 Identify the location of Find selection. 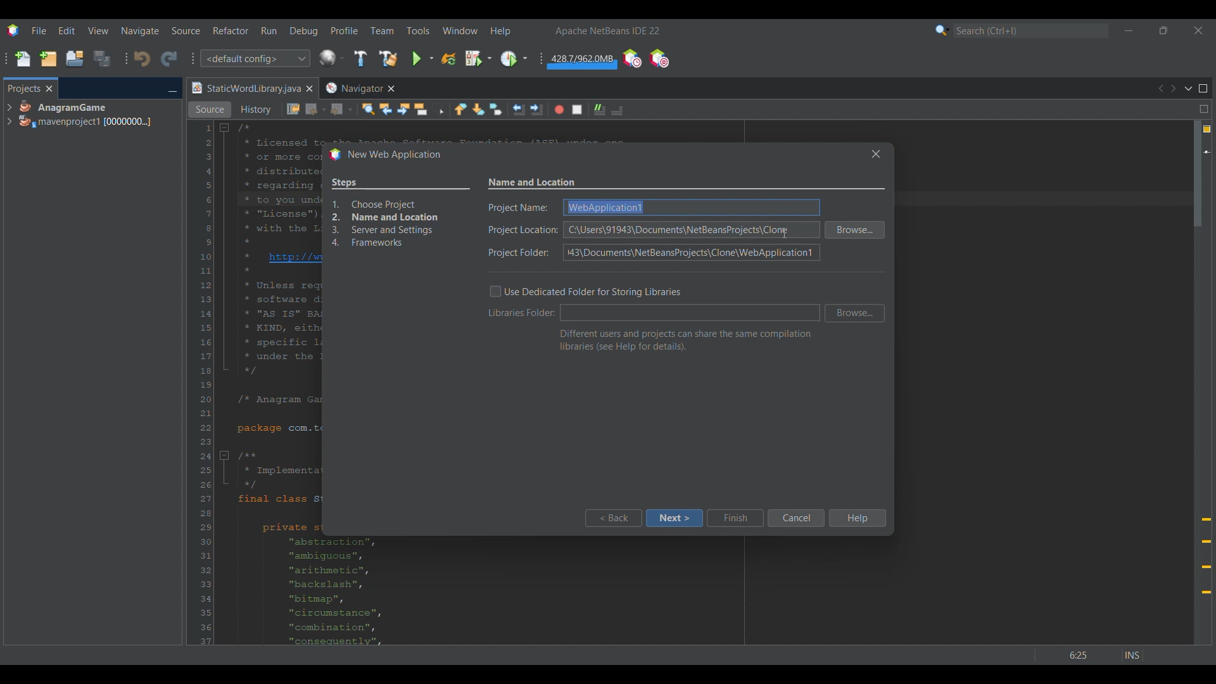
(368, 109).